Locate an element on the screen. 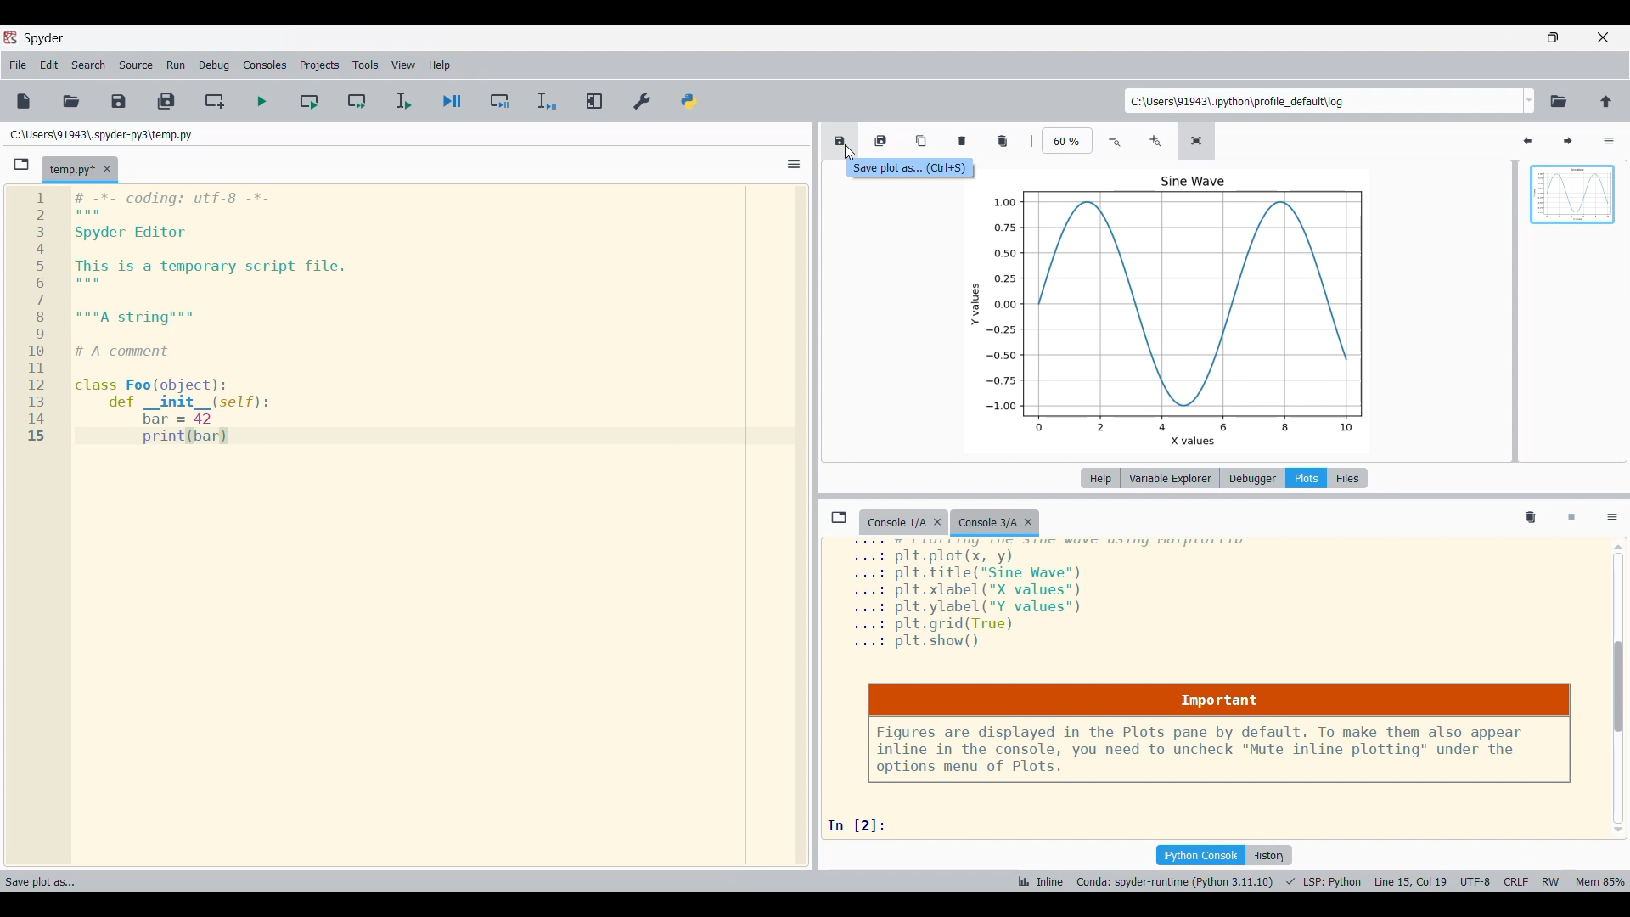 Image resolution: width=1630 pixels, height=917 pixels. File menu  is located at coordinates (18, 65).